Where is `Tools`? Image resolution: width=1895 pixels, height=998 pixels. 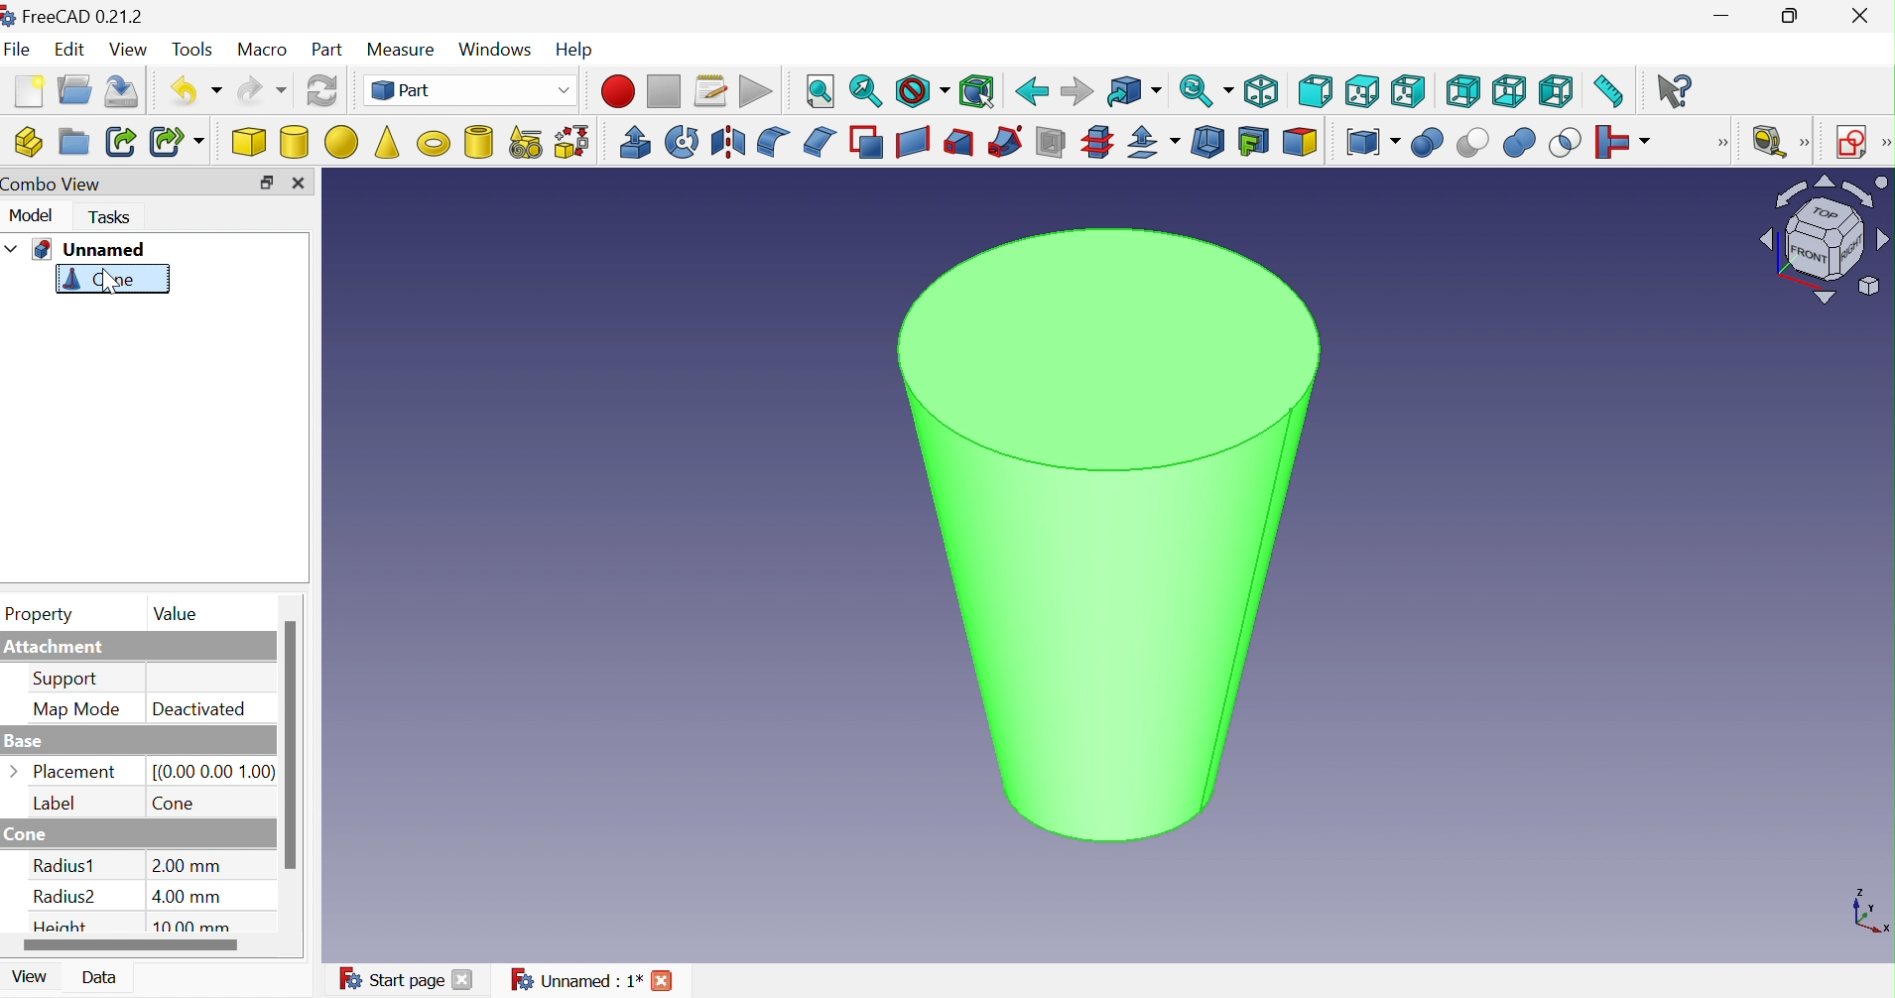 Tools is located at coordinates (193, 50).